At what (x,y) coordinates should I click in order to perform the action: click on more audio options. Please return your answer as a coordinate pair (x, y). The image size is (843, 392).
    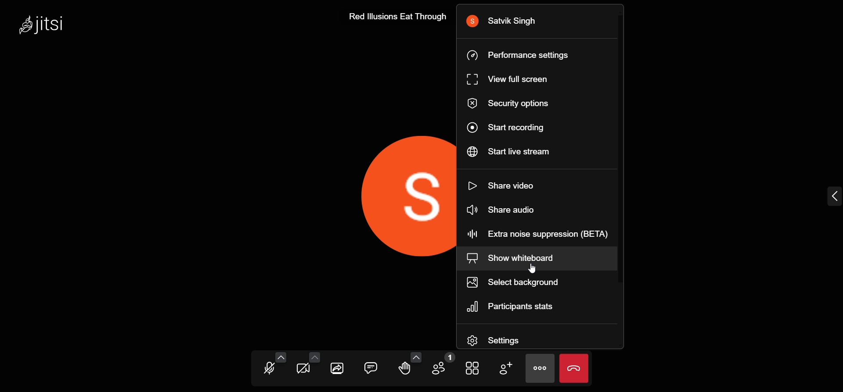
    Looking at the image, I should click on (281, 357).